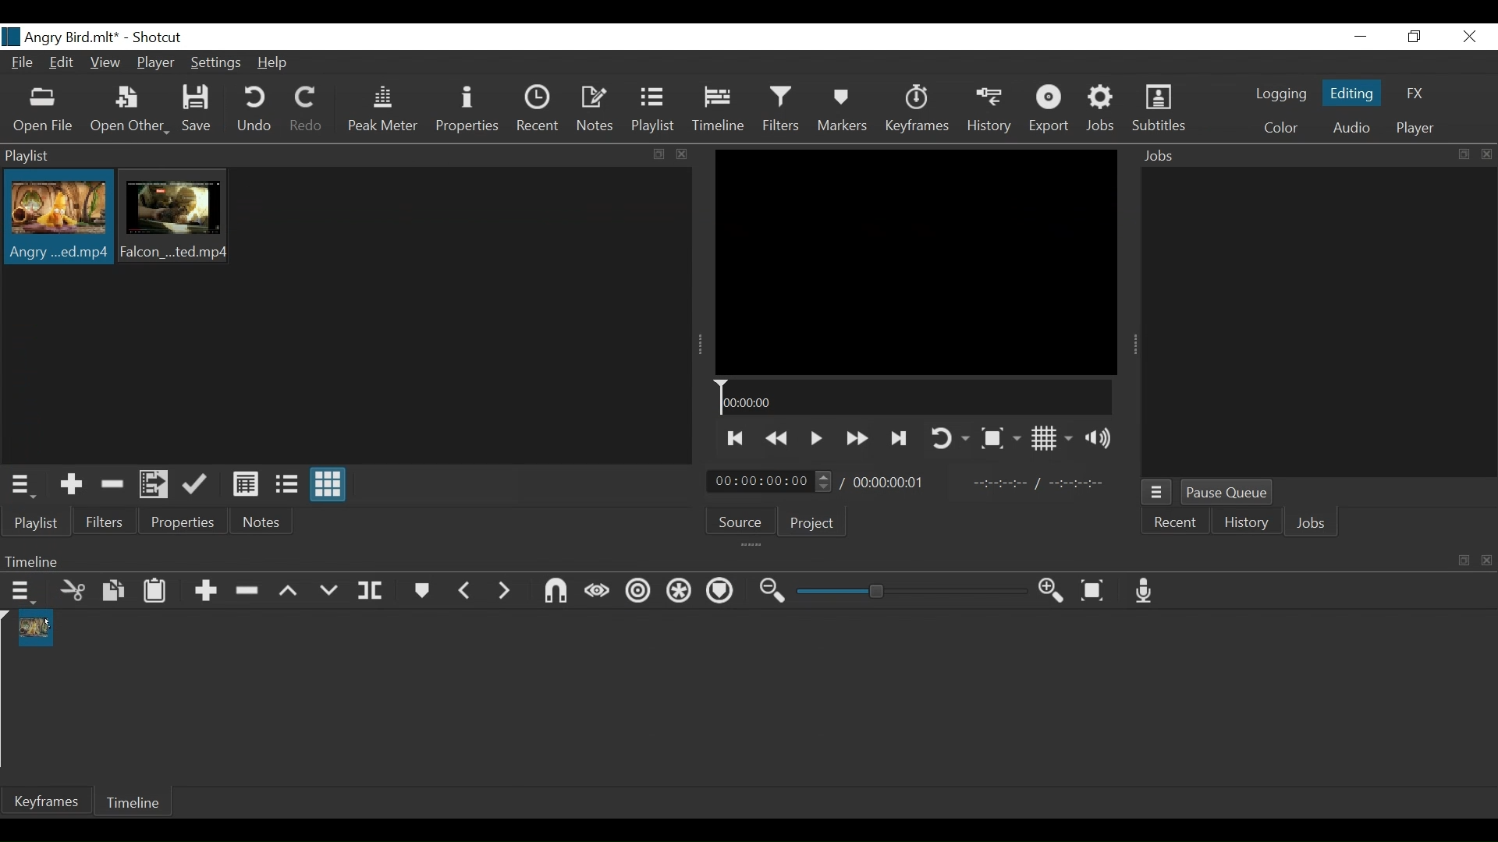  Describe the element at coordinates (22, 593) in the screenshot. I see `Timeline menu` at that location.